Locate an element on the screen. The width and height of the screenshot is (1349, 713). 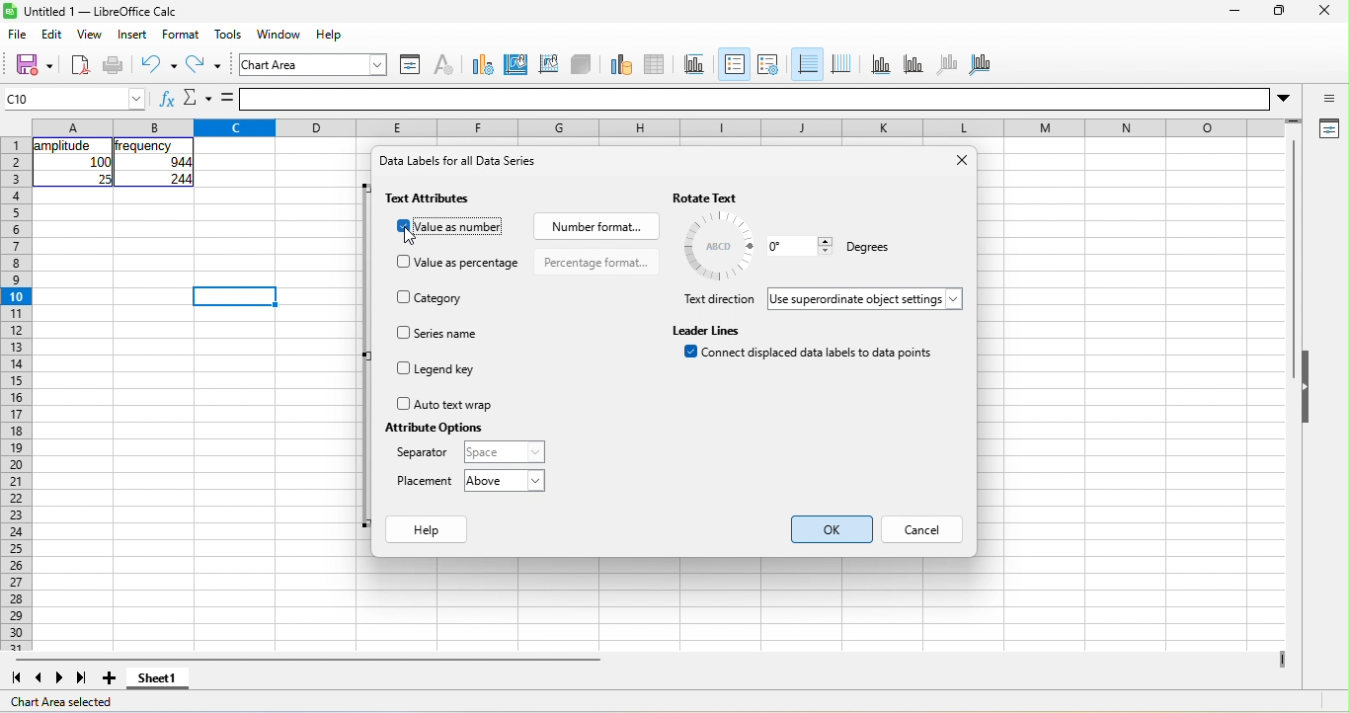
previous sheet is located at coordinates (35, 678).